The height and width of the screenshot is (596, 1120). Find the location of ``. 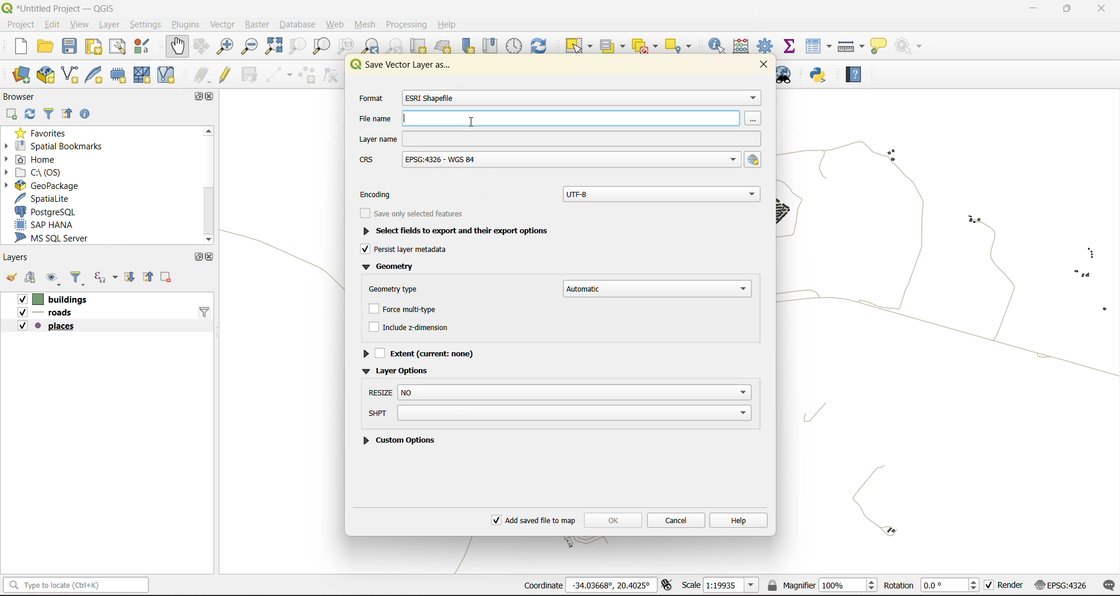

 is located at coordinates (558, 160).